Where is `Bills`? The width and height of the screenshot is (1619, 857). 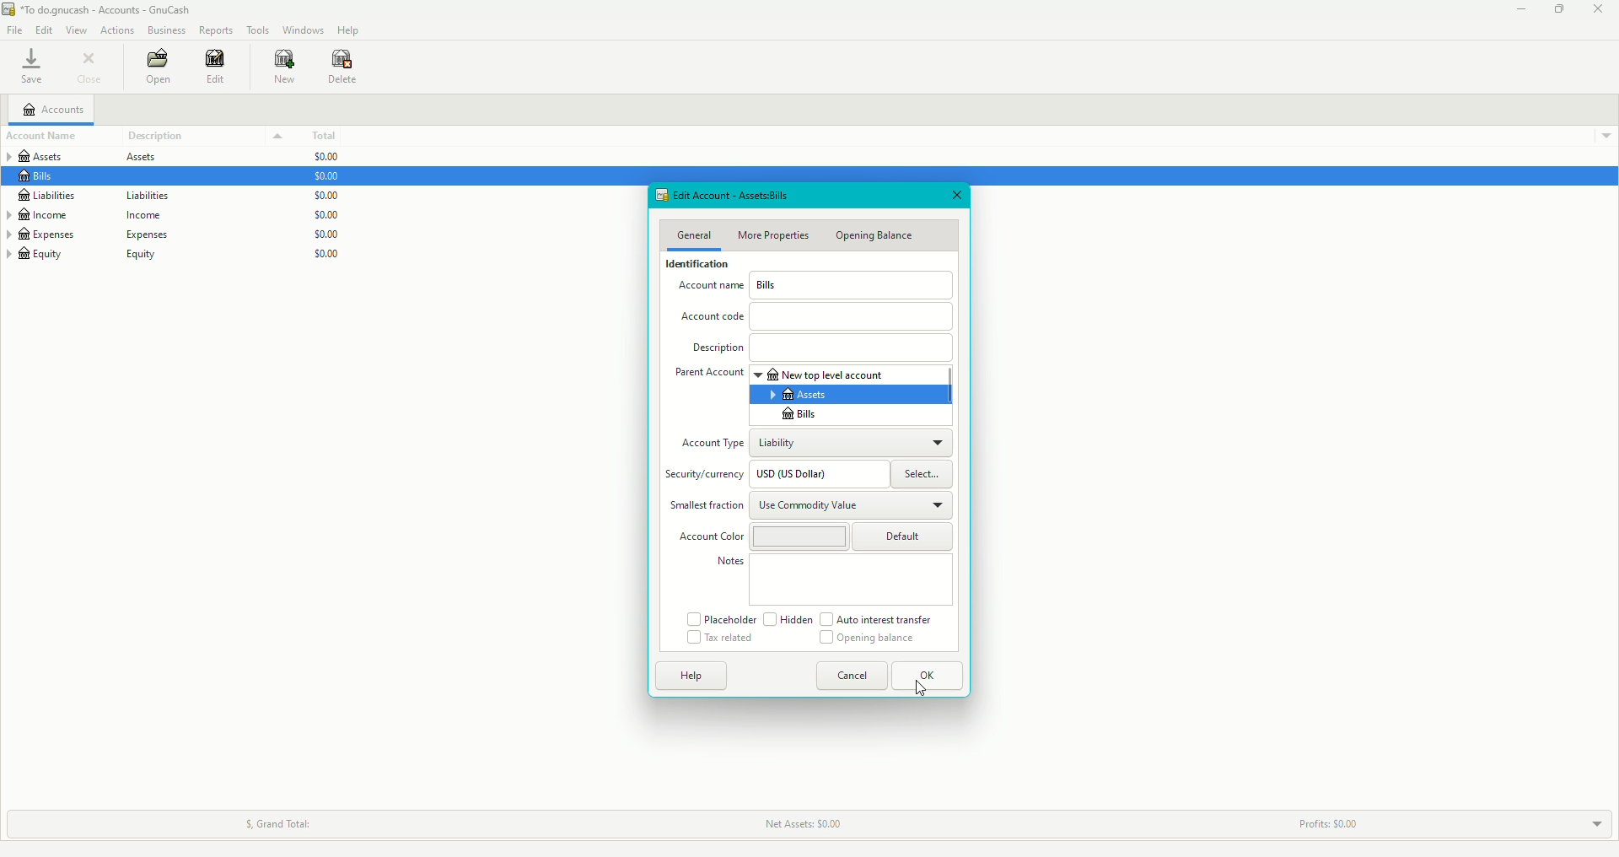 Bills is located at coordinates (795, 415).